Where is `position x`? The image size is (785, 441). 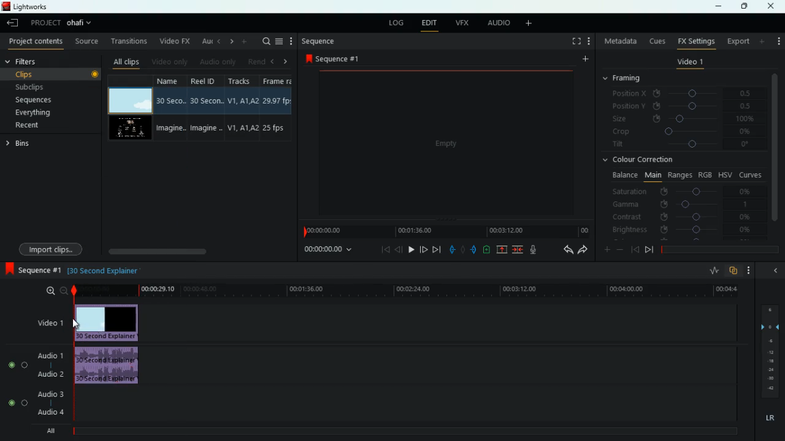
position x is located at coordinates (684, 93).